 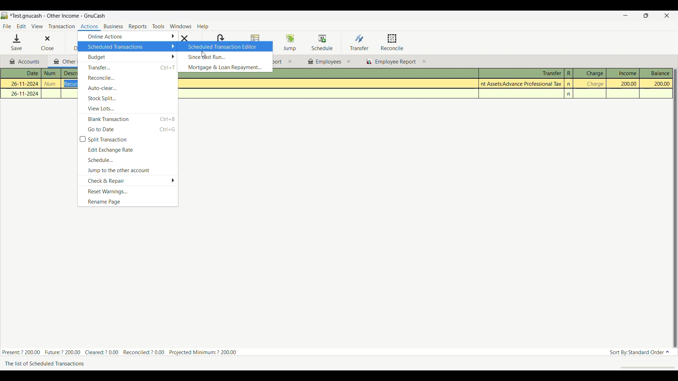 I want to click on Present:? 200.00 Future:? 200.00 Cleared:? 0.00 Reconciled:? 0.00 Projected Minimum: ? 200.00, so click(x=123, y=351).